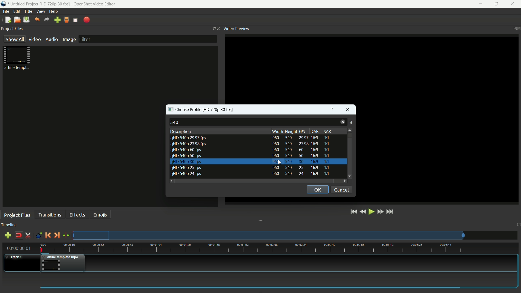  I want to click on help menu, so click(53, 11).